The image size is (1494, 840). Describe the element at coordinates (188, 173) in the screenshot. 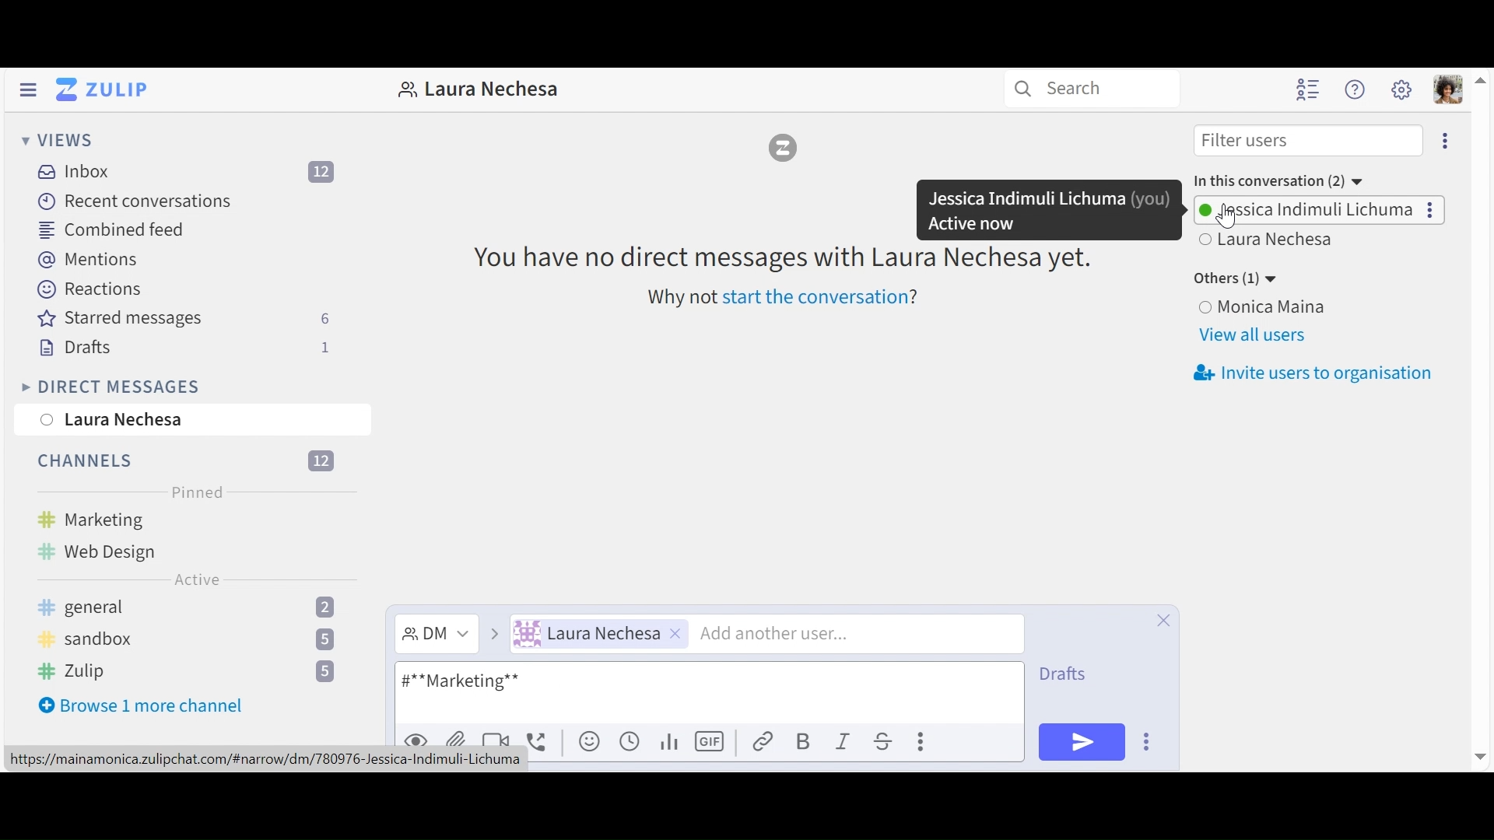

I see `Inboz` at that location.